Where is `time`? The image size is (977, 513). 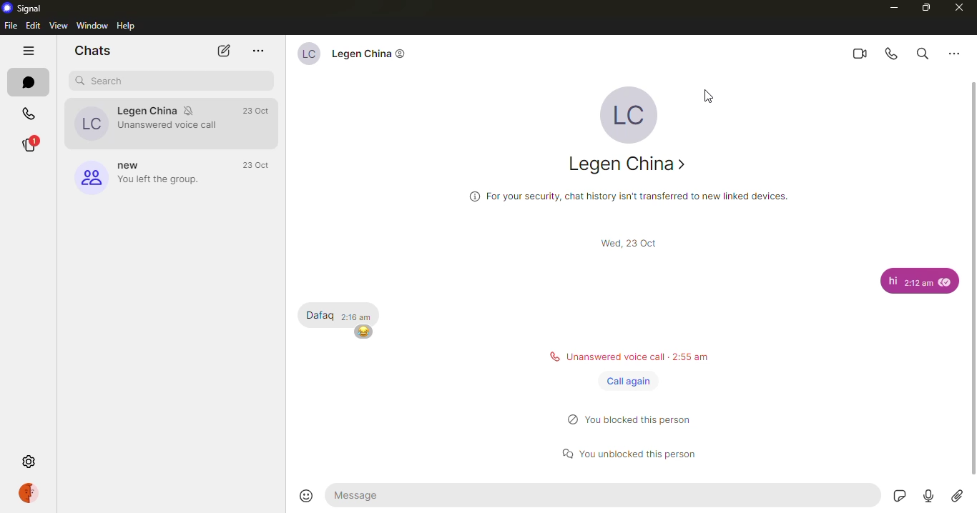
time is located at coordinates (359, 317).